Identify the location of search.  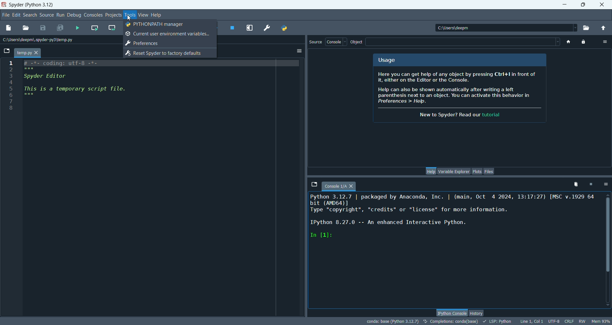
(29, 16).